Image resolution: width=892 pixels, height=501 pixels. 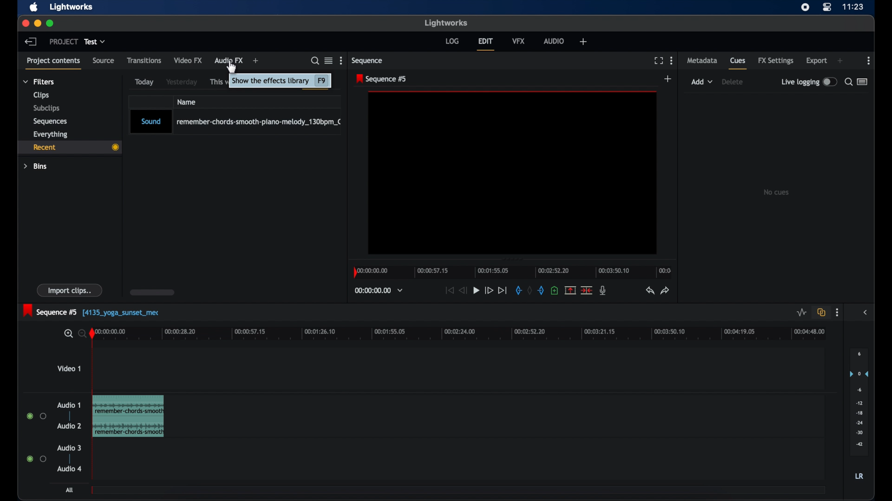 I want to click on audio output levels, so click(x=859, y=402).